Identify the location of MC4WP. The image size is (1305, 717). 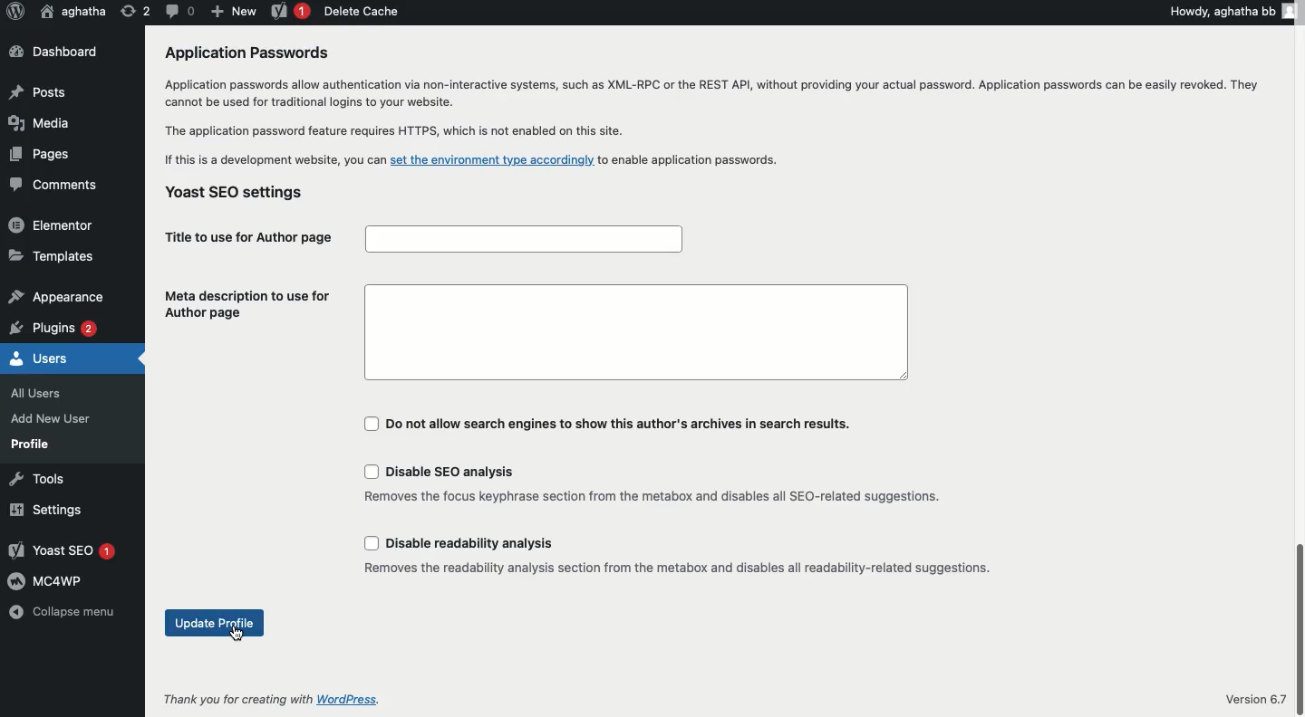
(49, 579).